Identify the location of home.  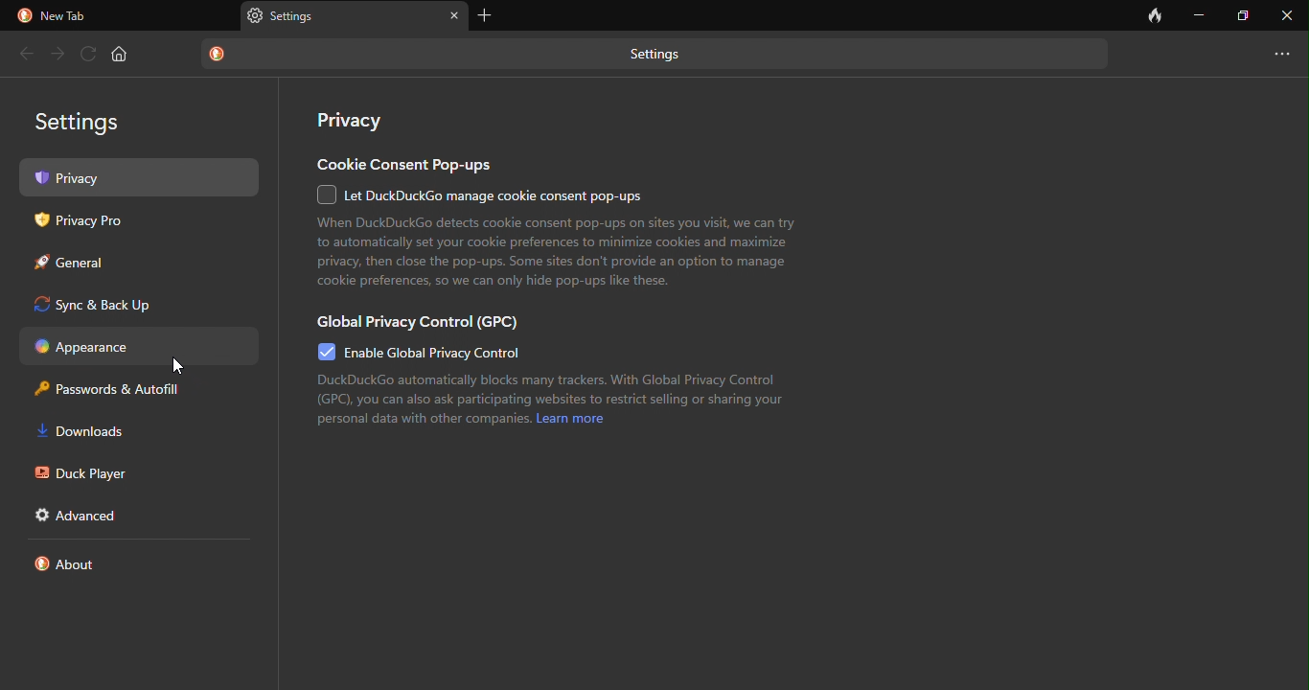
(122, 54).